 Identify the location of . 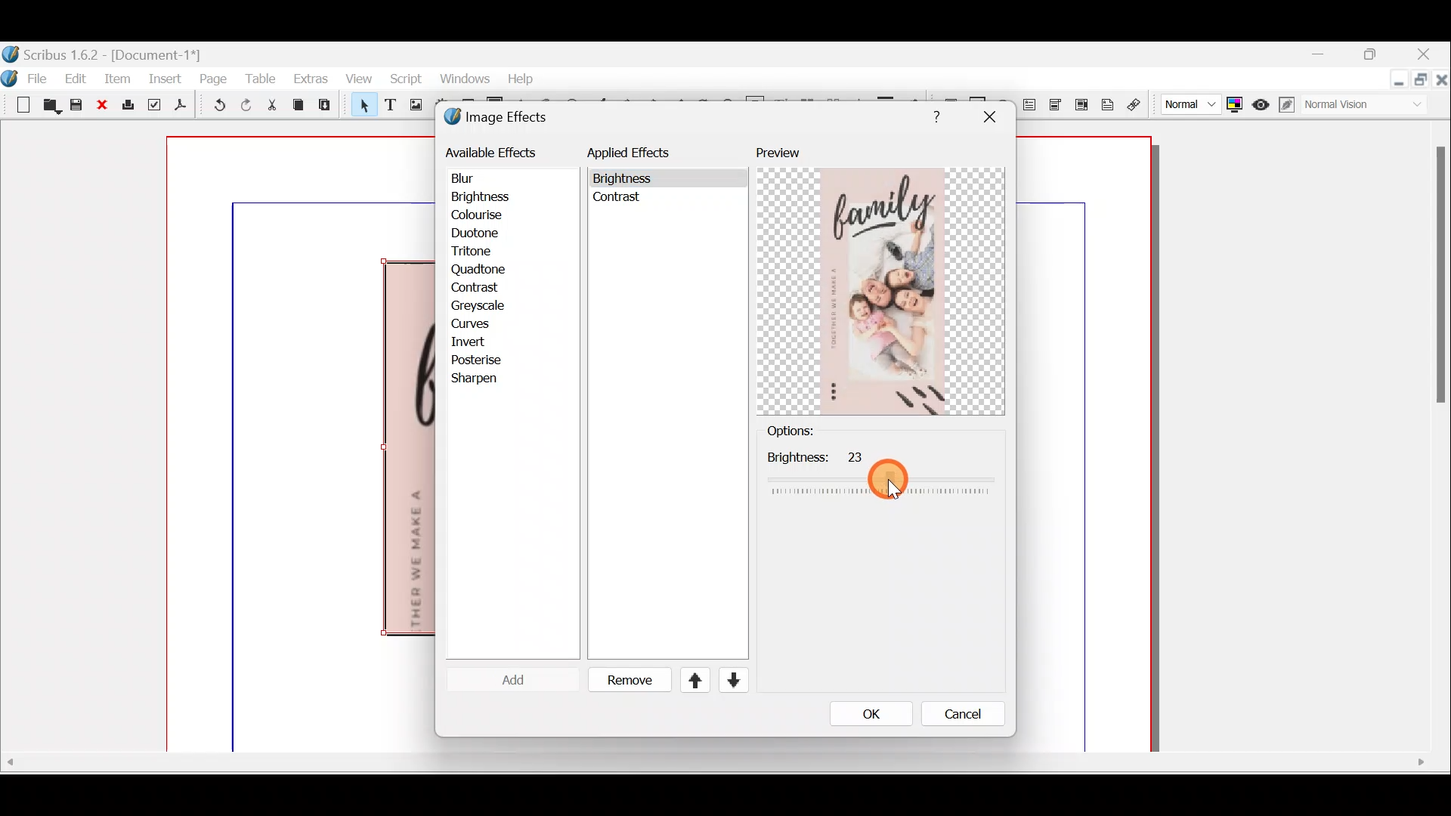
(1437, 282).